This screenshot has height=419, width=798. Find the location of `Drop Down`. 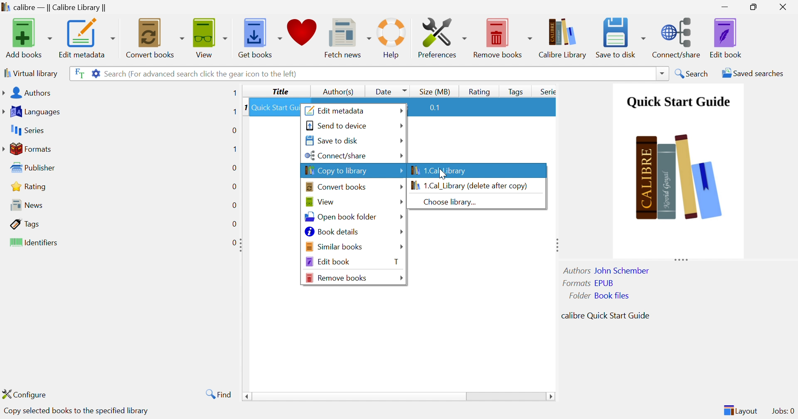

Drop Down is located at coordinates (401, 111).